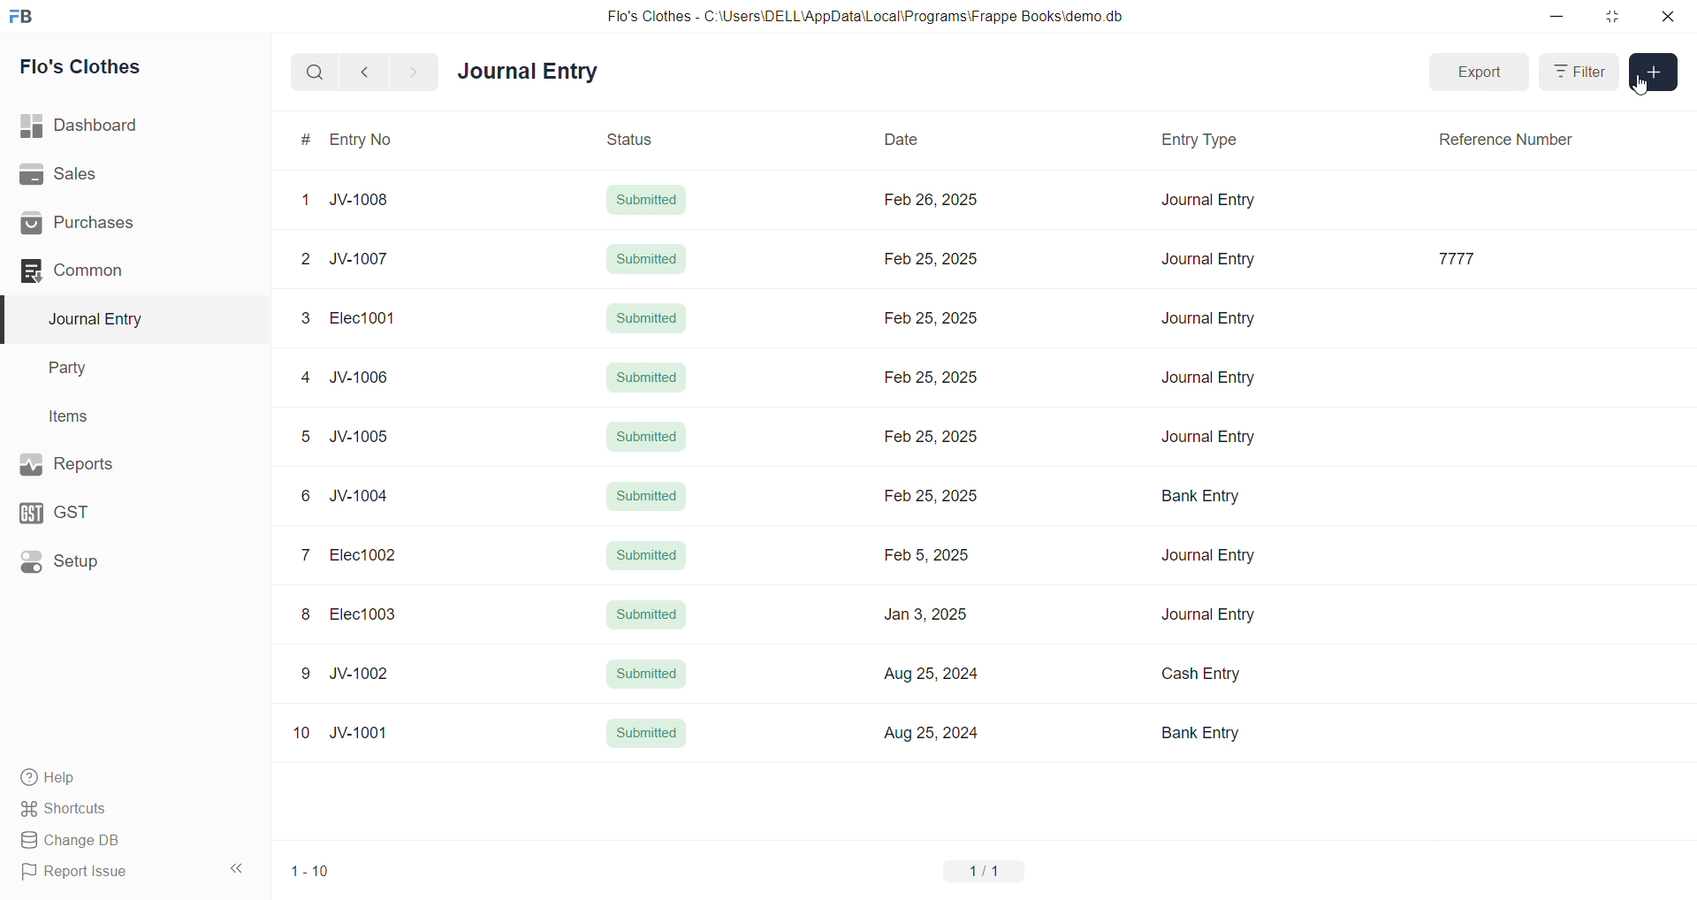 The image size is (1697, 900). Describe the element at coordinates (1206, 321) in the screenshot. I see `Journal Entry` at that location.